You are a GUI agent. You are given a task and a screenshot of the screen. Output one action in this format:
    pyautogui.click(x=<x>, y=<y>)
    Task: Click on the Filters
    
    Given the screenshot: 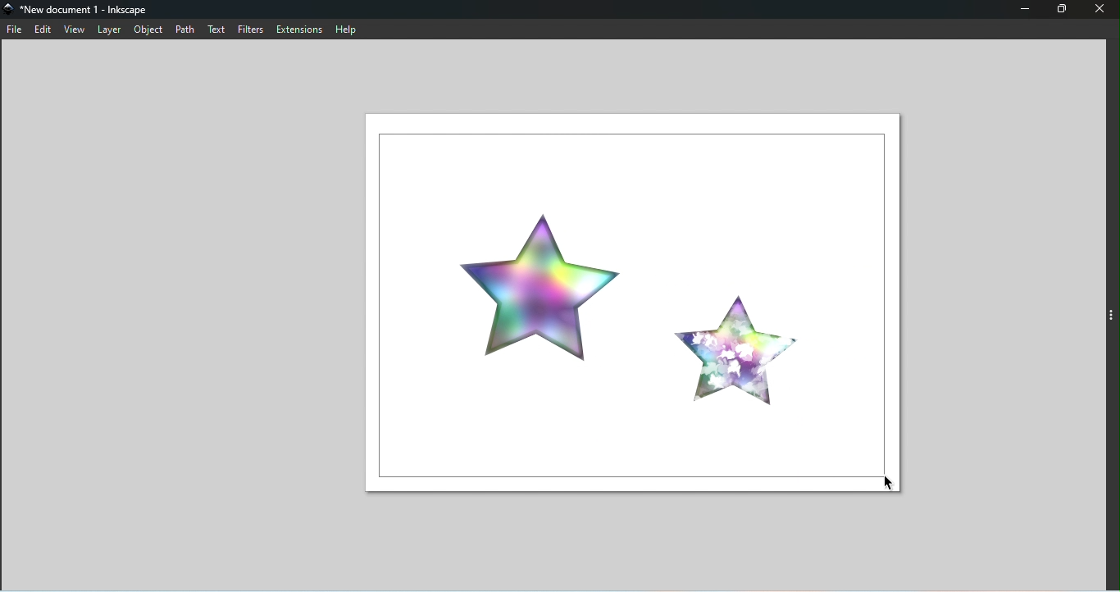 What is the action you would take?
    pyautogui.click(x=252, y=29)
    